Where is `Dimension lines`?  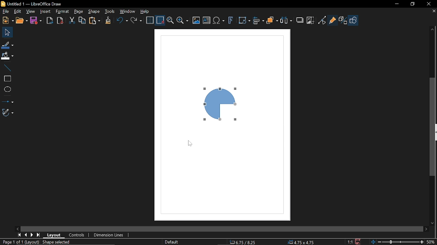
Dimension lines is located at coordinates (109, 234).